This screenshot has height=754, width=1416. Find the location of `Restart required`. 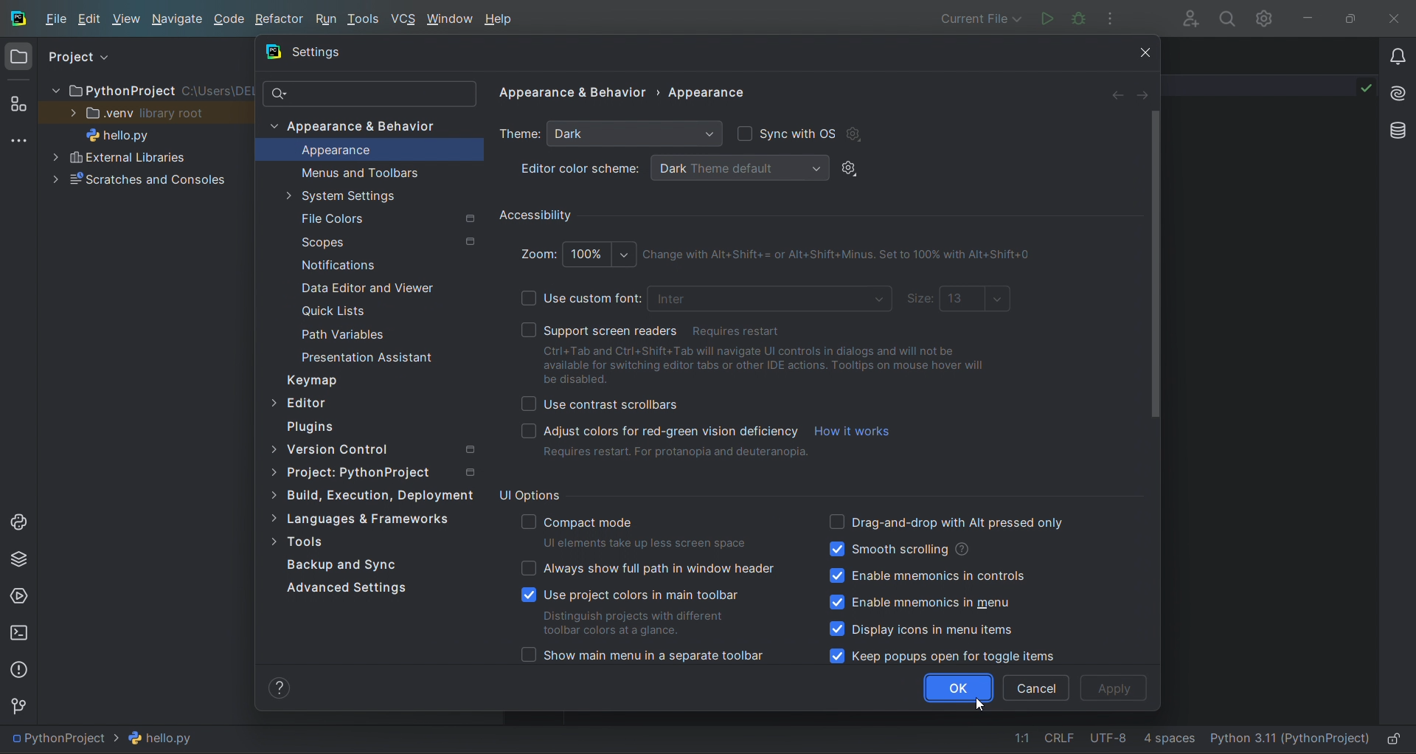

Restart required is located at coordinates (740, 329).